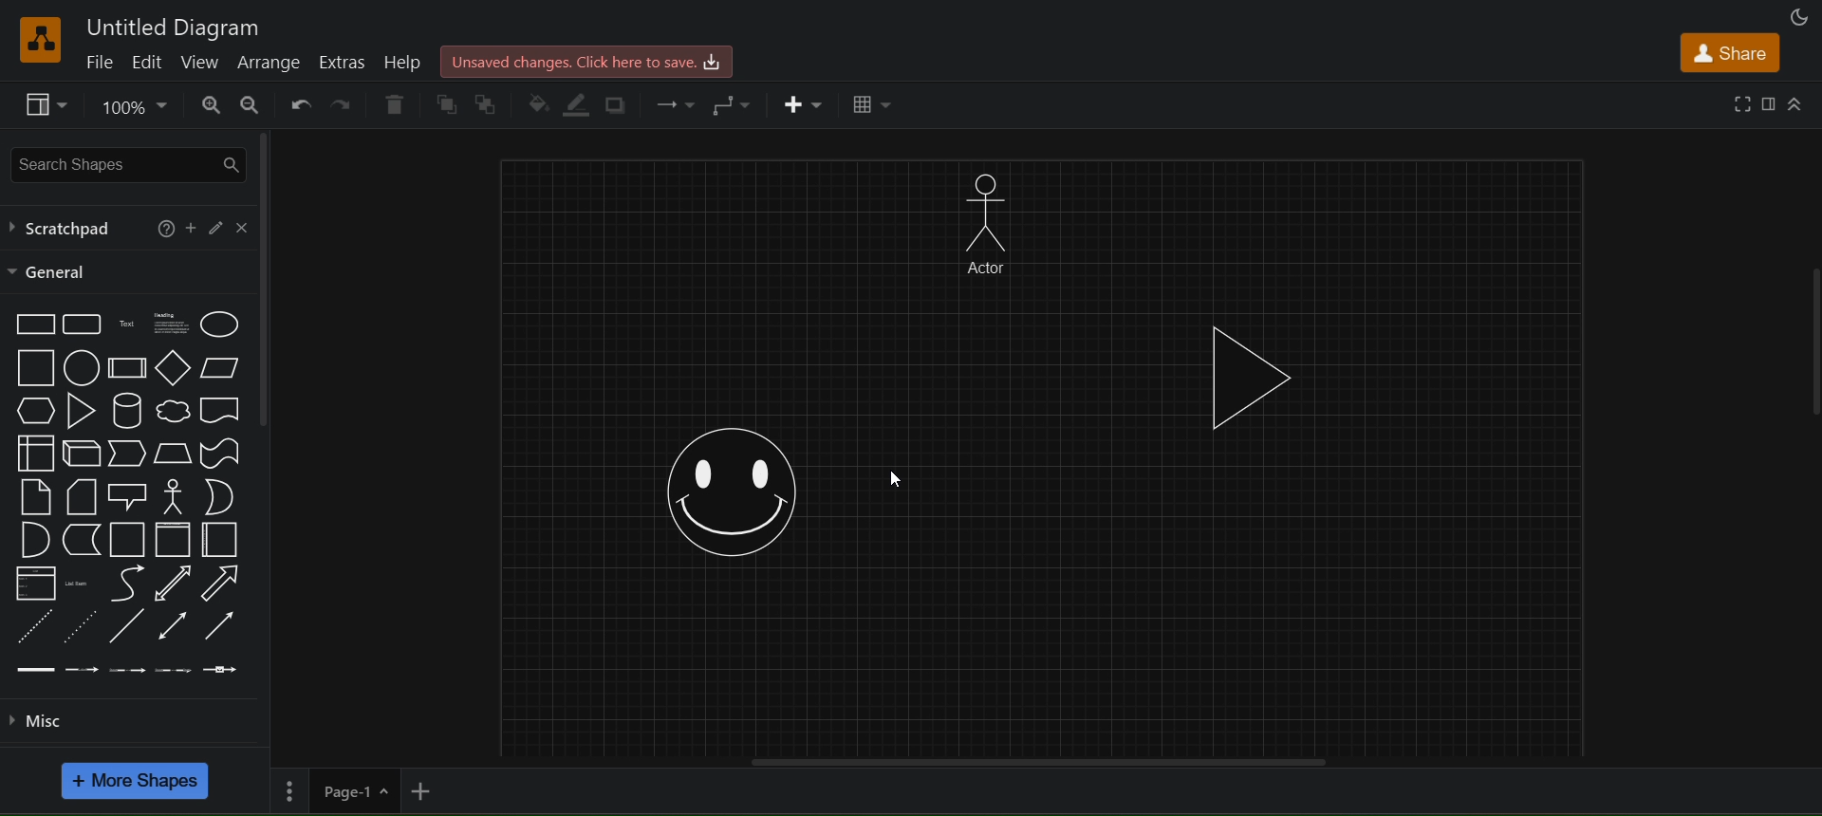 The width and height of the screenshot is (1822, 816). I want to click on bidirectional arrow, so click(174, 582).